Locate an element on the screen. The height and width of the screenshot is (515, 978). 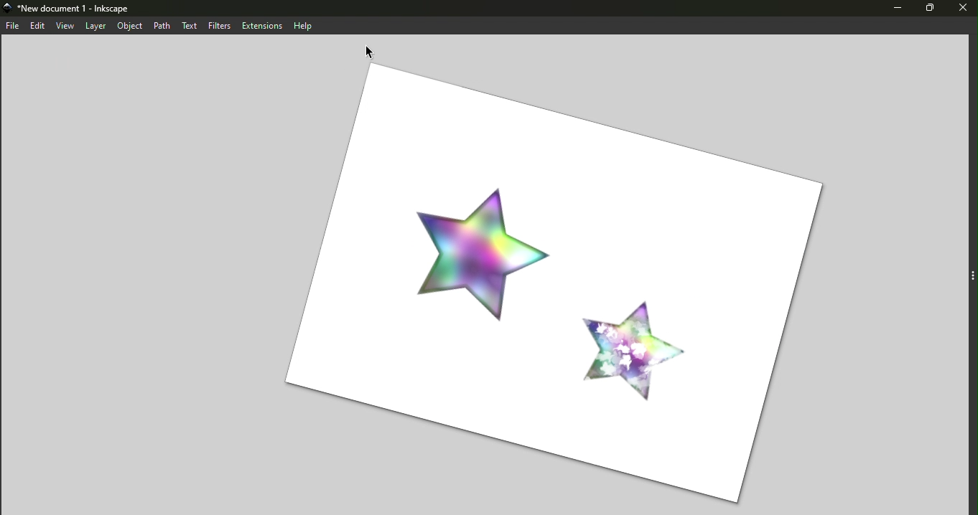
Path is located at coordinates (161, 25).